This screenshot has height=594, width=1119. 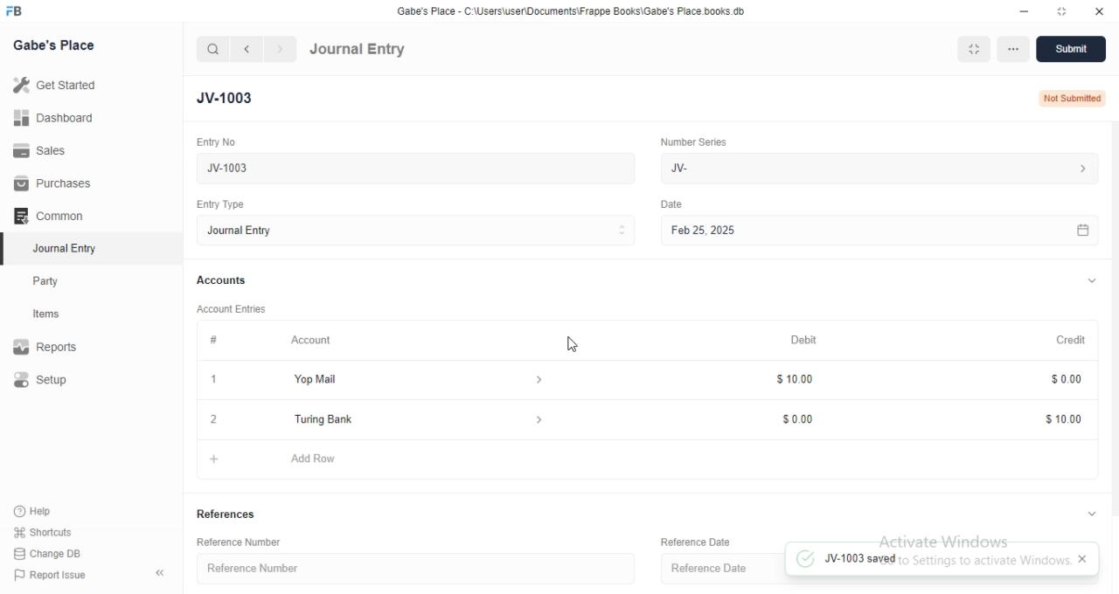 I want to click on Number Series, so click(x=693, y=143).